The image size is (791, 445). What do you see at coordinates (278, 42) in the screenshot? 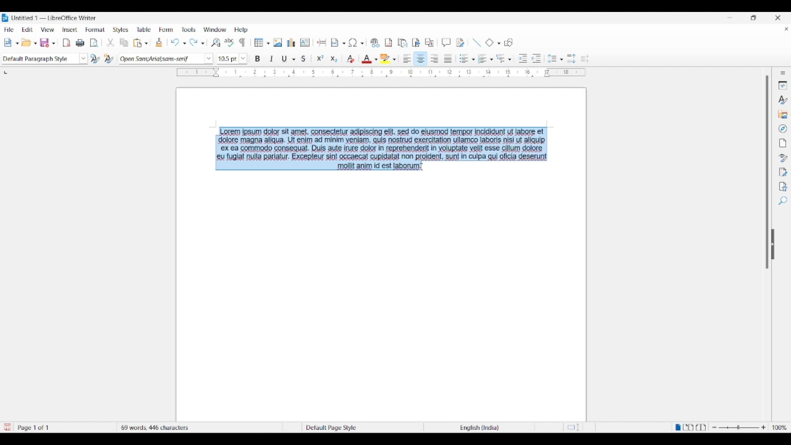
I see `Insert image` at bounding box center [278, 42].